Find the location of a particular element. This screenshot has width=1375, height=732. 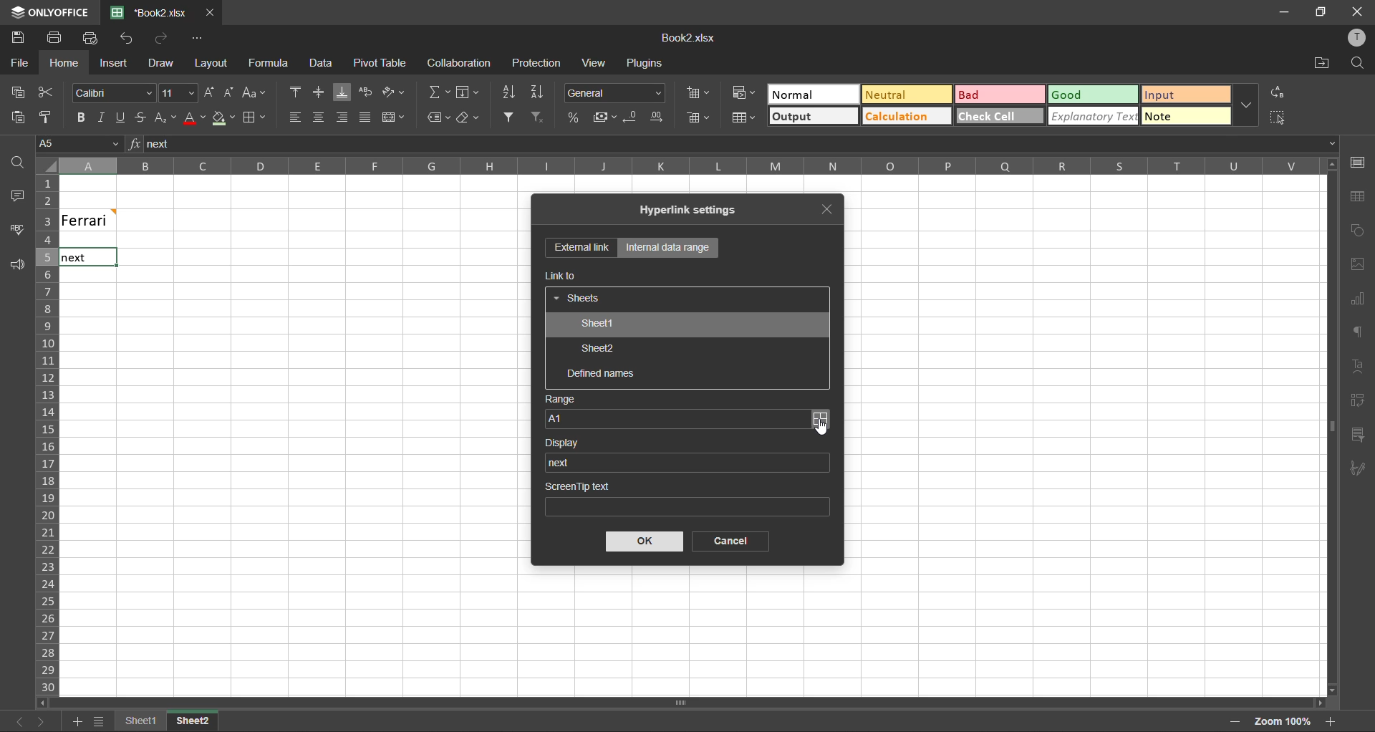

layout is located at coordinates (208, 63).